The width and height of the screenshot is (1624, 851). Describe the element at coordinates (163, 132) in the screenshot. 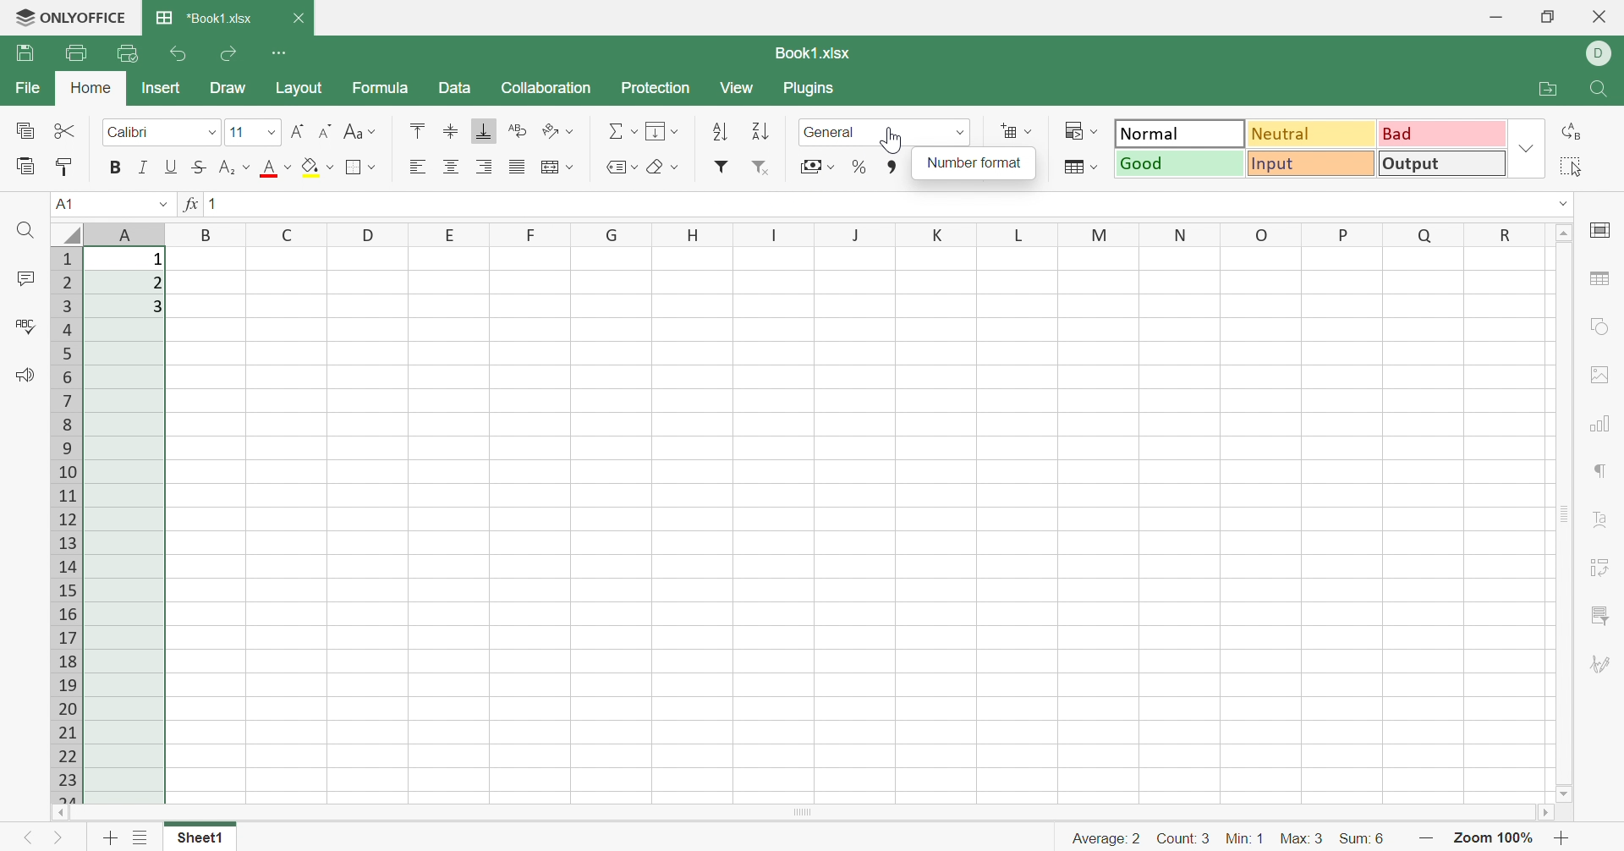

I see `Font` at that location.